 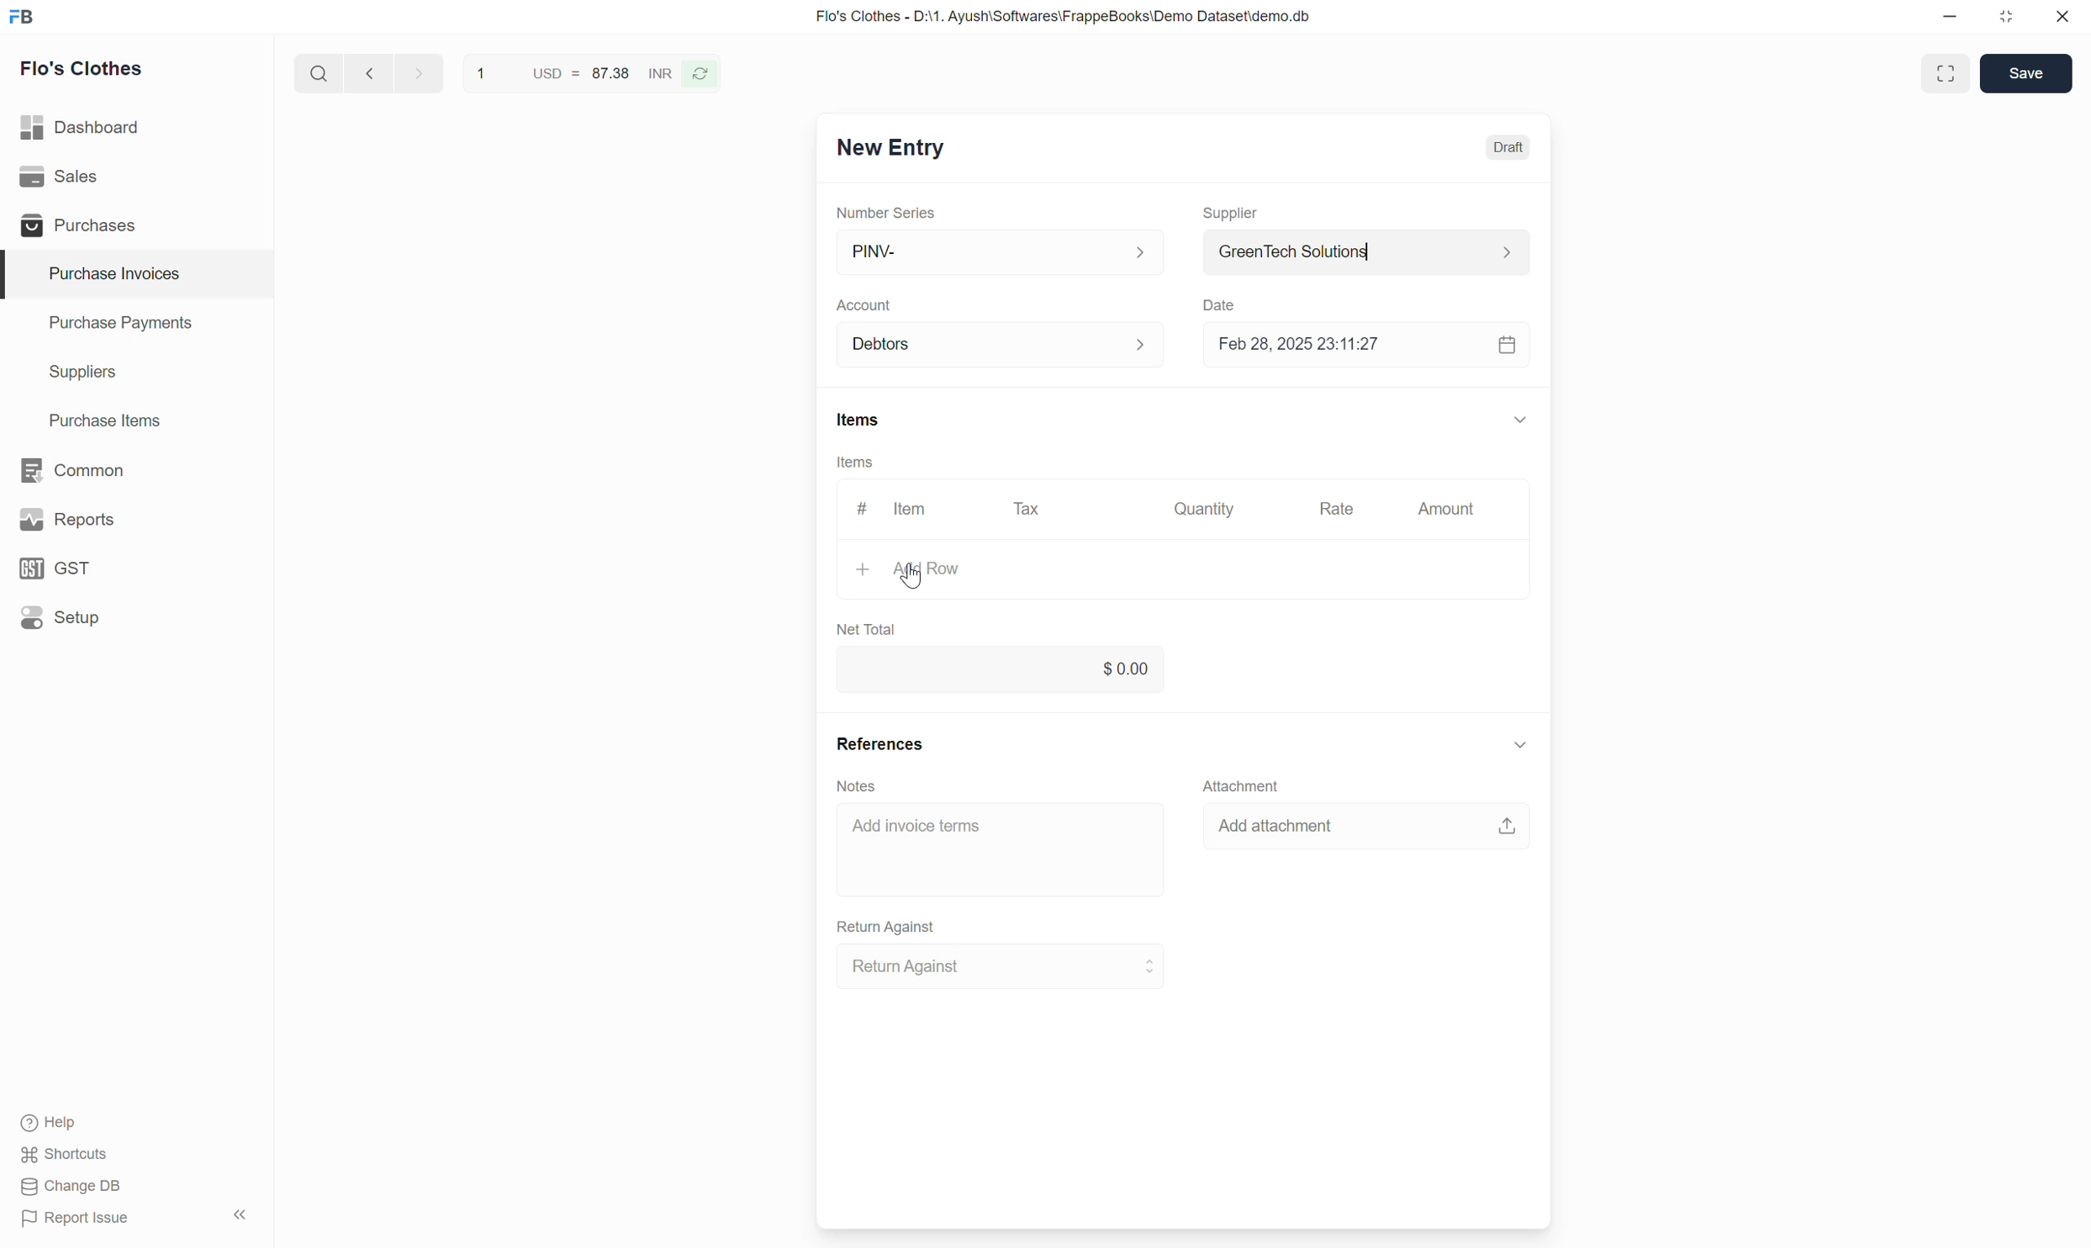 I want to click on References, so click(x=880, y=743).